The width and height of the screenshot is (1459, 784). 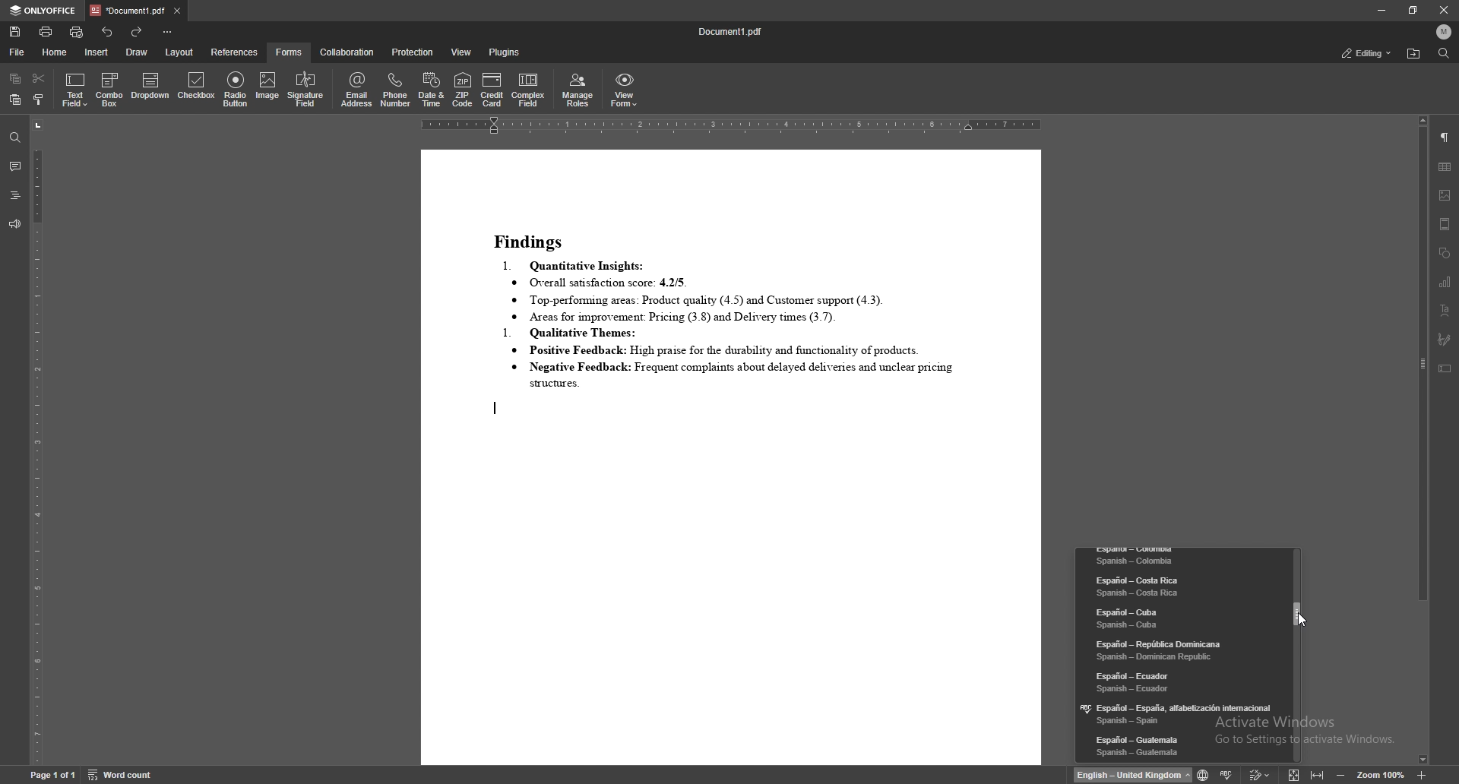 What do you see at coordinates (1445, 224) in the screenshot?
I see `header and footer` at bounding box center [1445, 224].